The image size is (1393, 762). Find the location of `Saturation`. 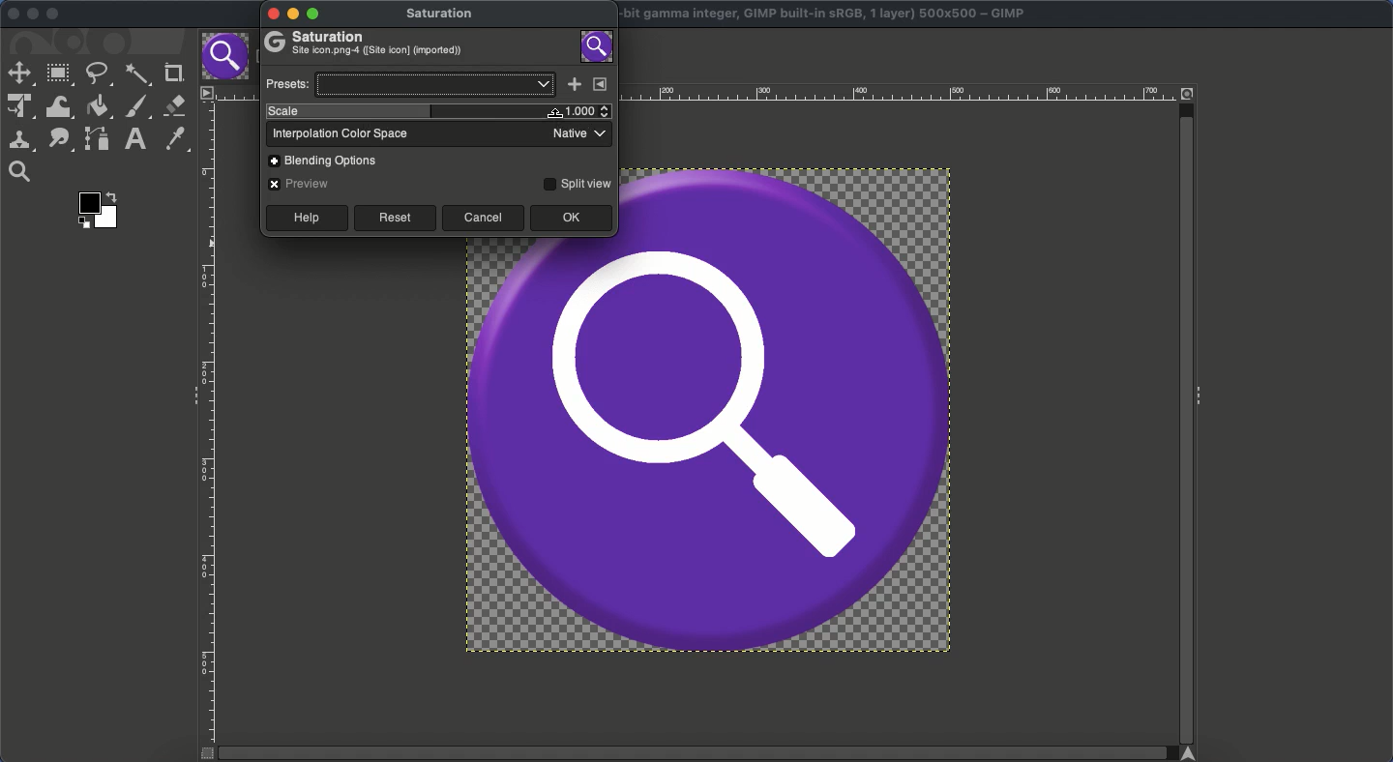

Saturation is located at coordinates (443, 15).